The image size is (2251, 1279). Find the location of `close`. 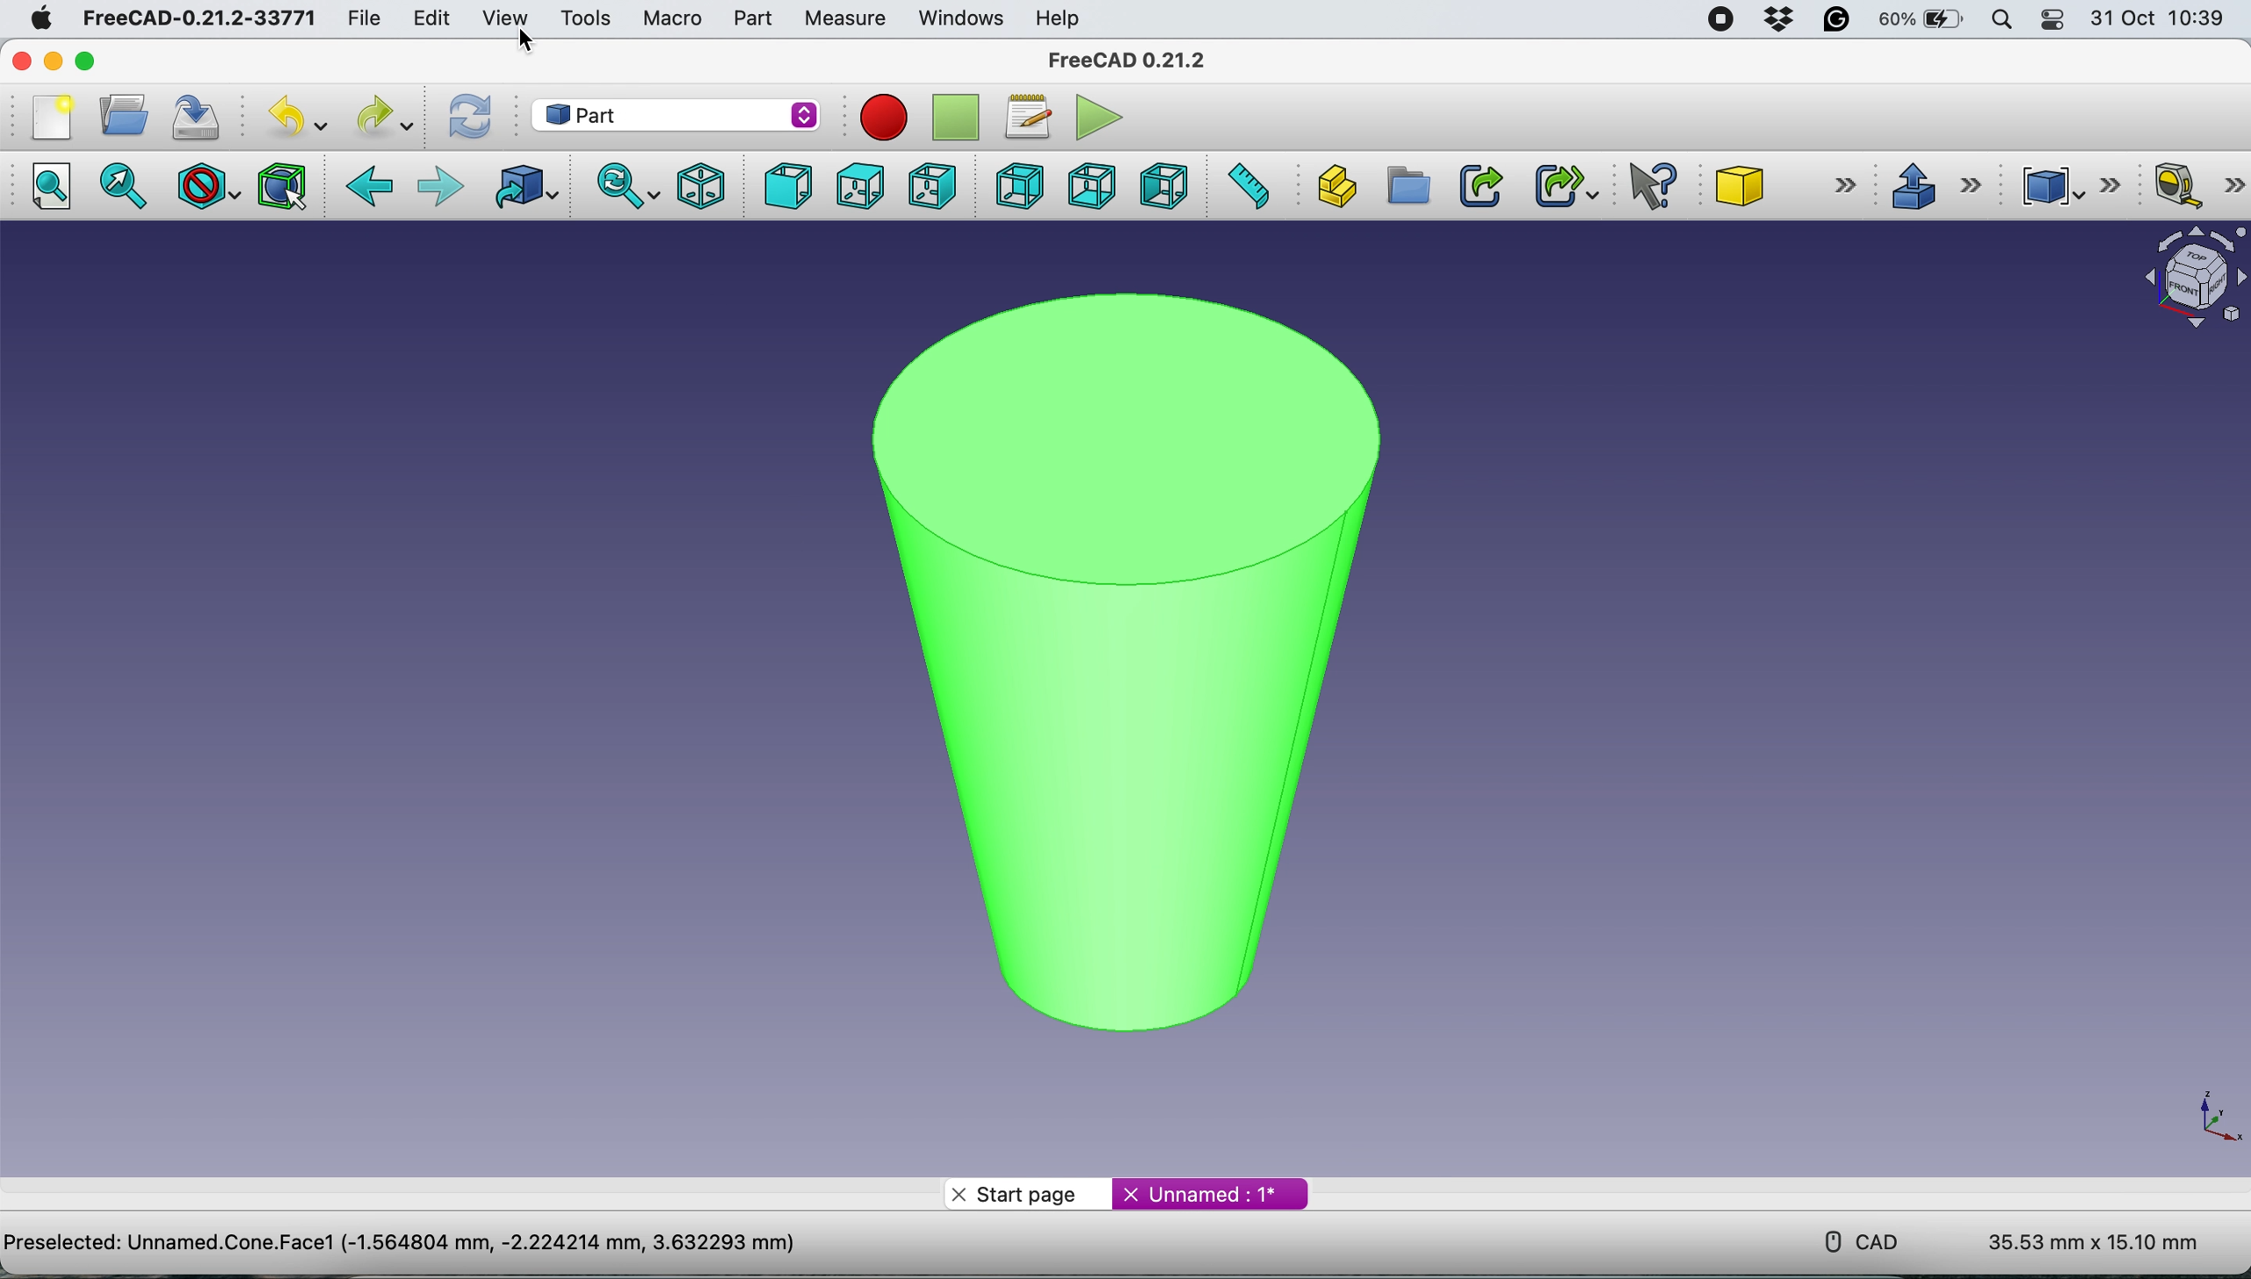

close is located at coordinates (25, 61).